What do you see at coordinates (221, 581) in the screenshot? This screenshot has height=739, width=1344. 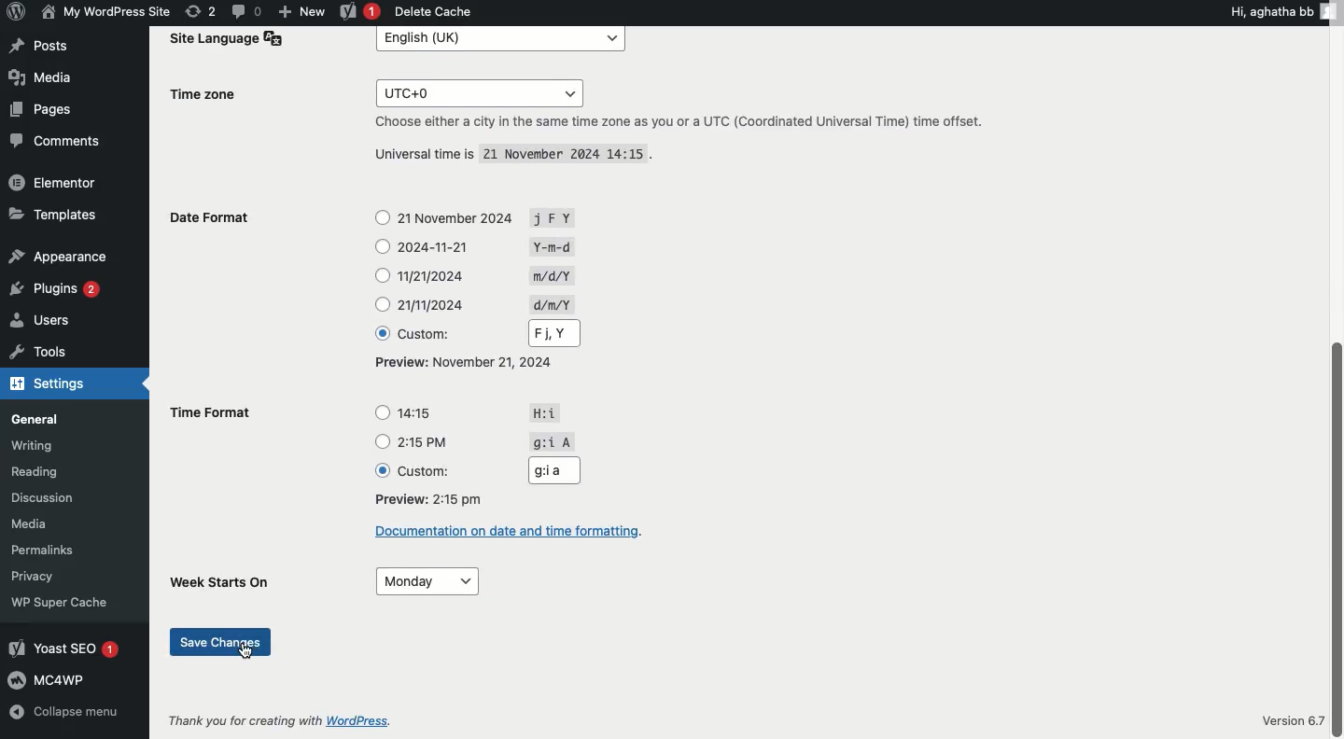 I see `Week starts on` at bounding box center [221, 581].